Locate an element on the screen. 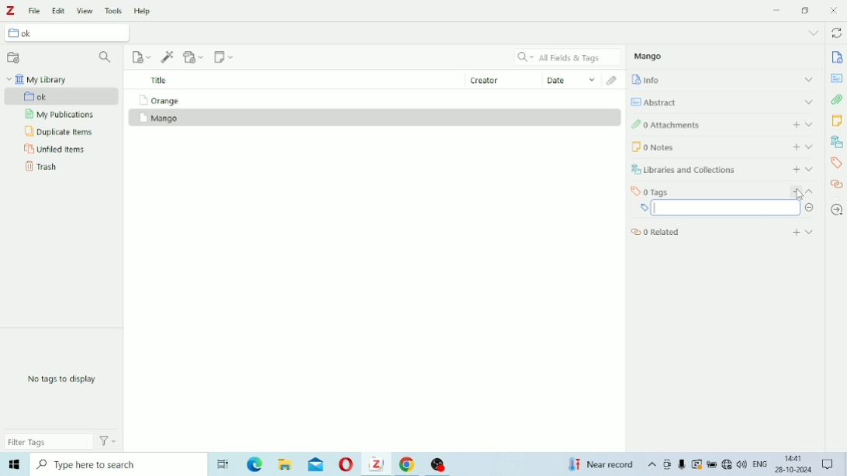 This screenshot has height=476, width=847. OBS Studio is located at coordinates (444, 465).